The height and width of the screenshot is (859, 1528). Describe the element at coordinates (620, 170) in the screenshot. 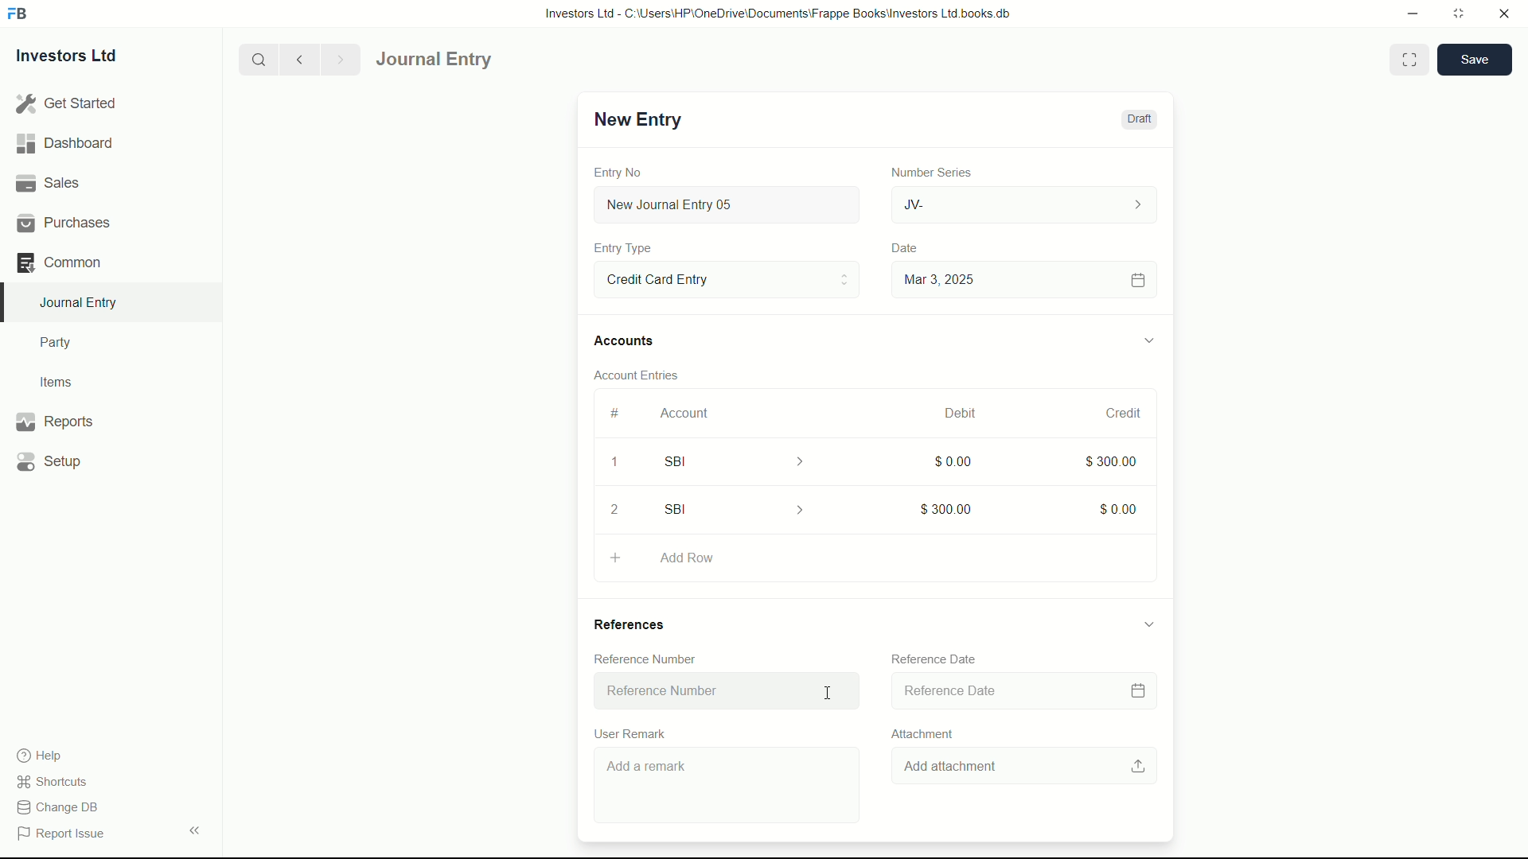

I see `Entry No` at that location.